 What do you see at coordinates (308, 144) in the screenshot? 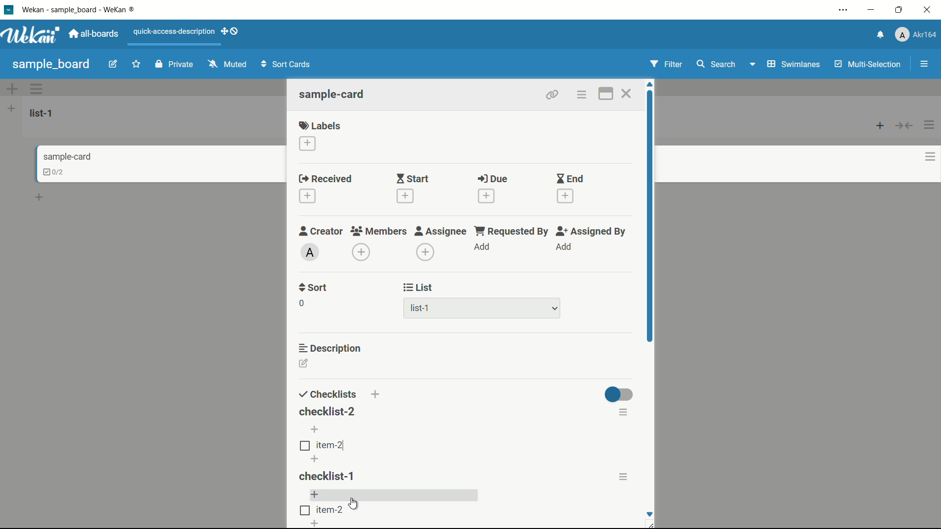
I see `add label` at bounding box center [308, 144].